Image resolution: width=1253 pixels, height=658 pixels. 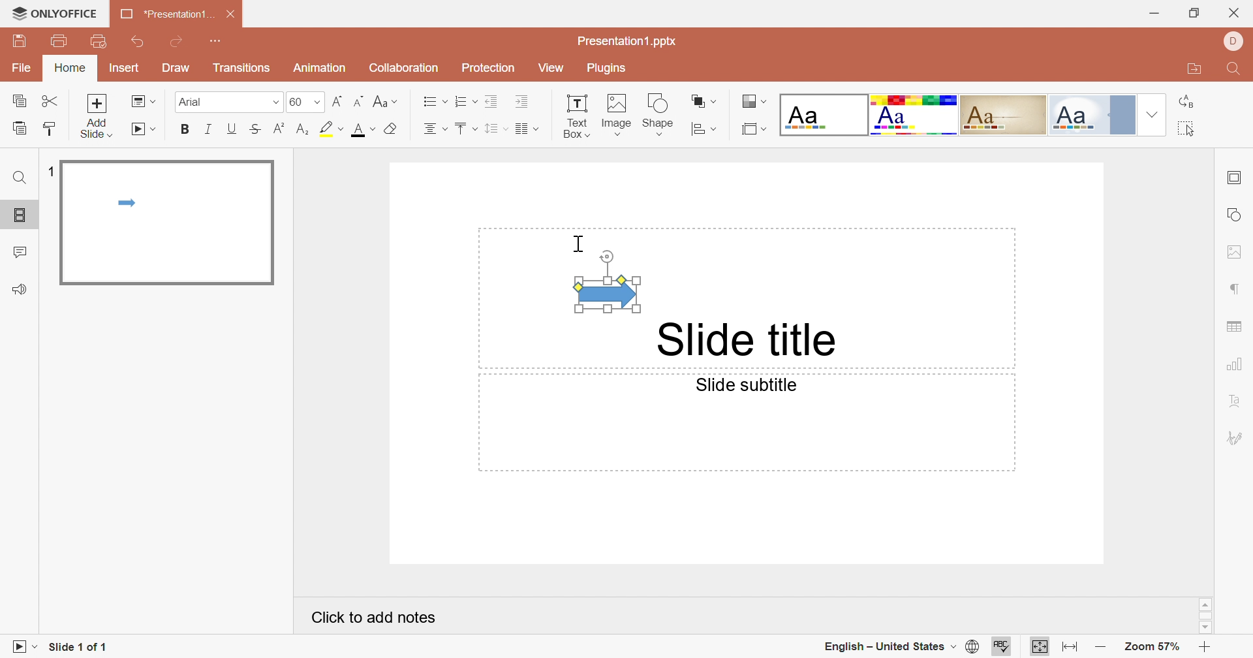 I want to click on Add slide, so click(x=97, y=116).